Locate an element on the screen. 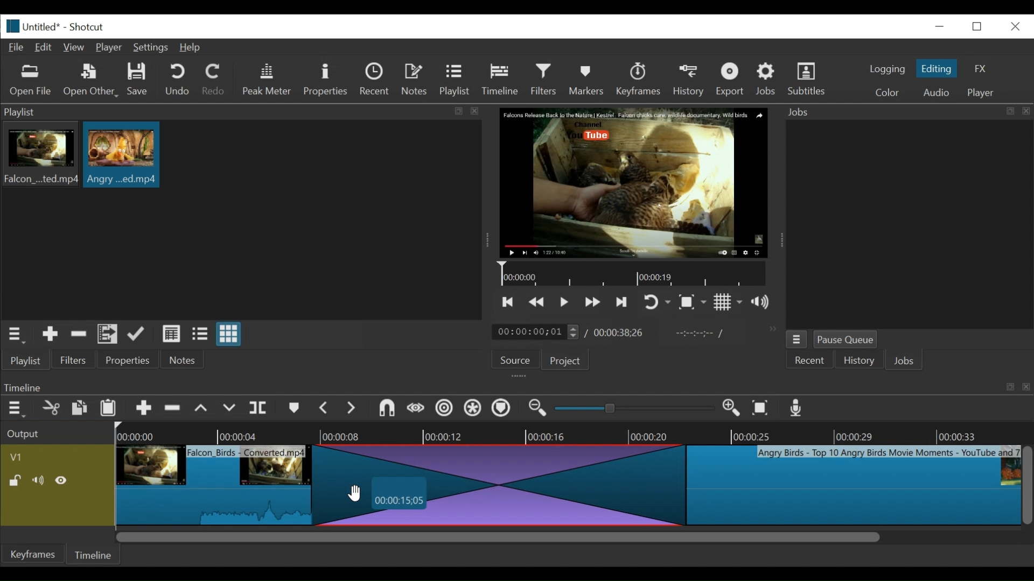 The width and height of the screenshot is (1034, 581). Timeline Panel is located at coordinates (515, 387).